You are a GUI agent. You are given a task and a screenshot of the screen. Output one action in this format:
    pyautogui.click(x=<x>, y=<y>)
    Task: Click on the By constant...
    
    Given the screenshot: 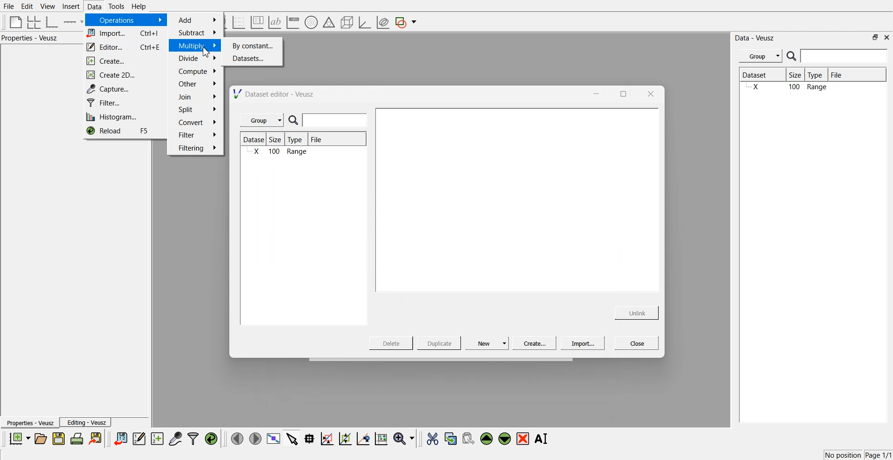 What is the action you would take?
    pyautogui.click(x=254, y=46)
    